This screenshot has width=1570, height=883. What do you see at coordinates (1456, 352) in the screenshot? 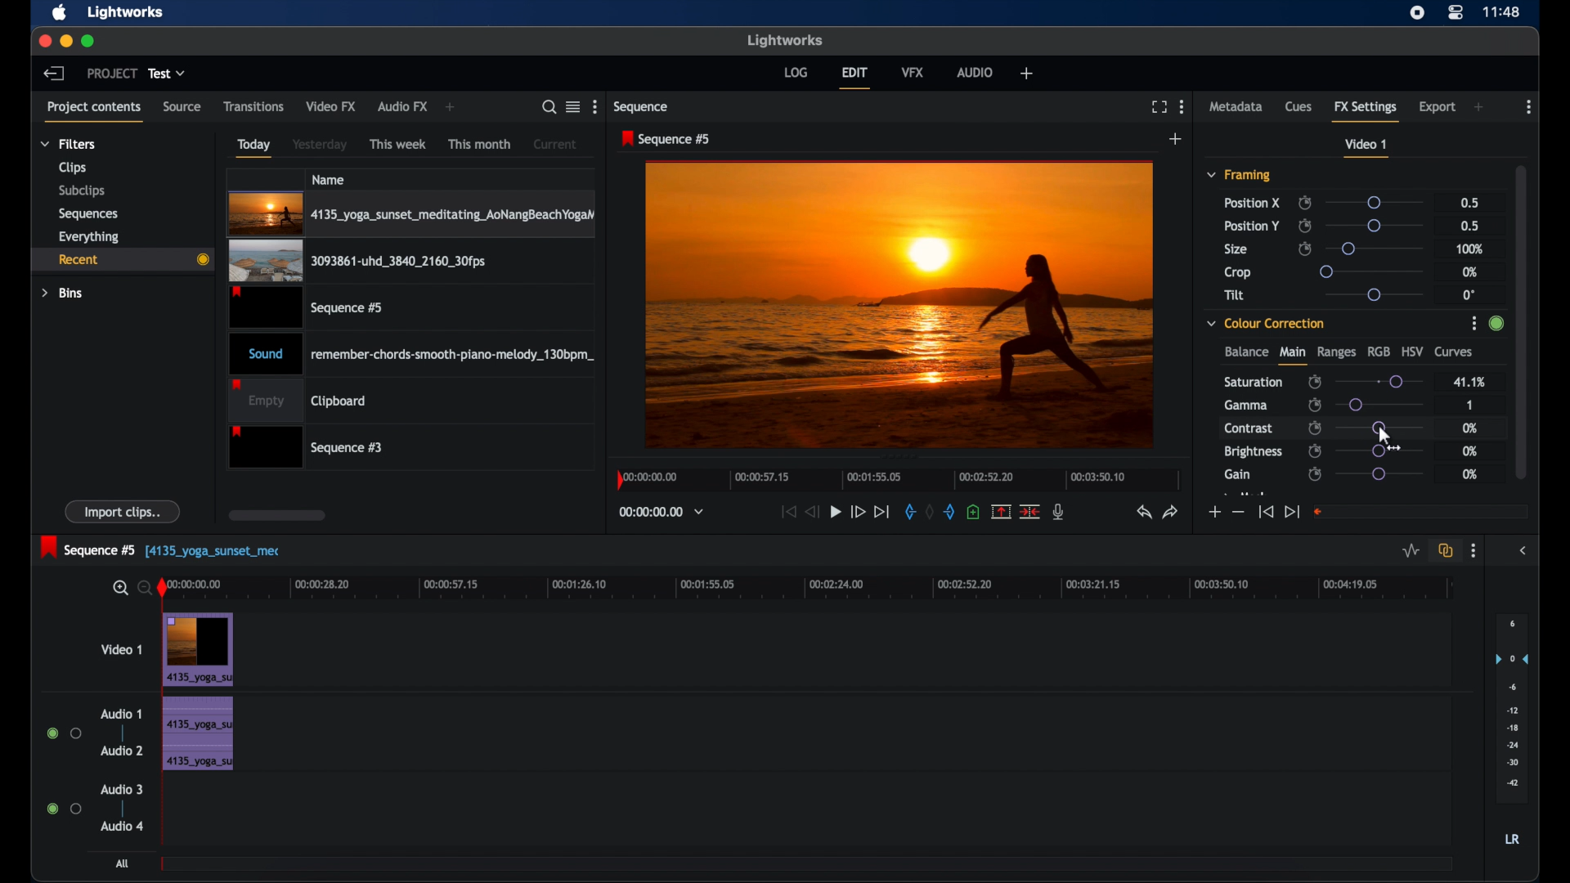
I see `curves` at bounding box center [1456, 352].